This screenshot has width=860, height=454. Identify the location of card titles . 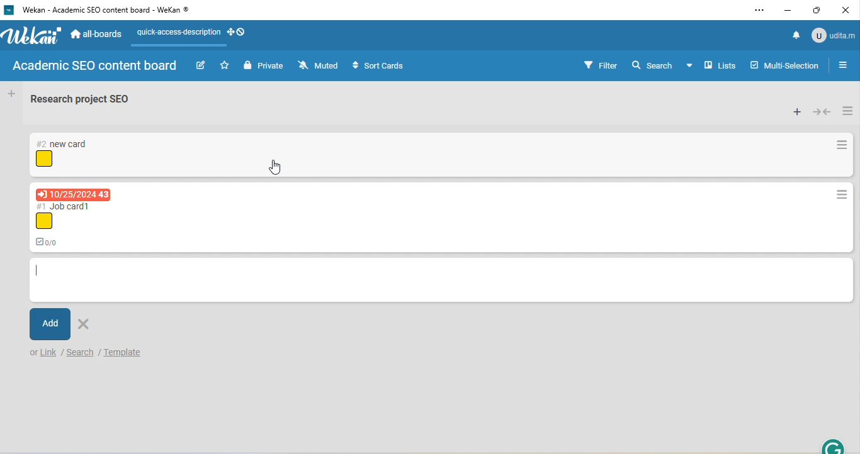
(65, 206).